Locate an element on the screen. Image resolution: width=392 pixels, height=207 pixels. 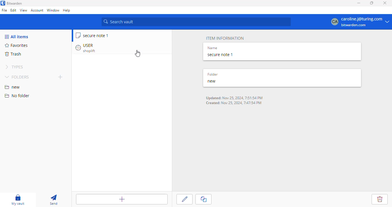
name is located at coordinates (213, 48).